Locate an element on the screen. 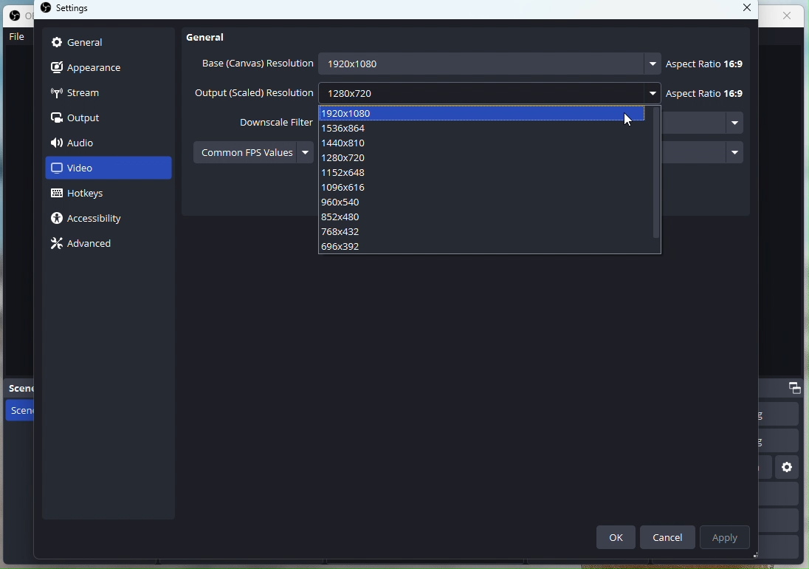 This screenshot has height=569, width=809. File is located at coordinates (16, 40).